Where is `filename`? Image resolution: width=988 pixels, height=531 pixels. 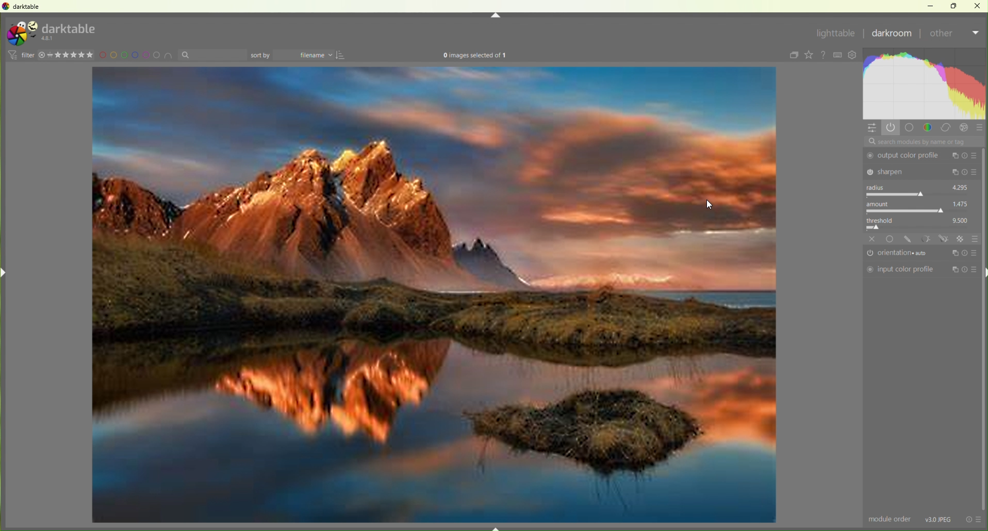 filename is located at coordinates (306, 56).